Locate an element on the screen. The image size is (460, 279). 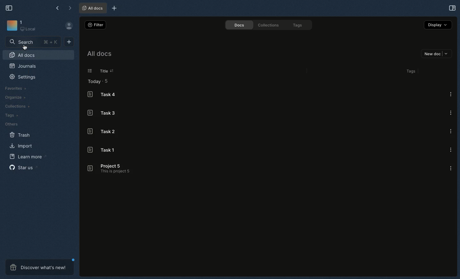
Task 3 is located at coordinates (100, 112).